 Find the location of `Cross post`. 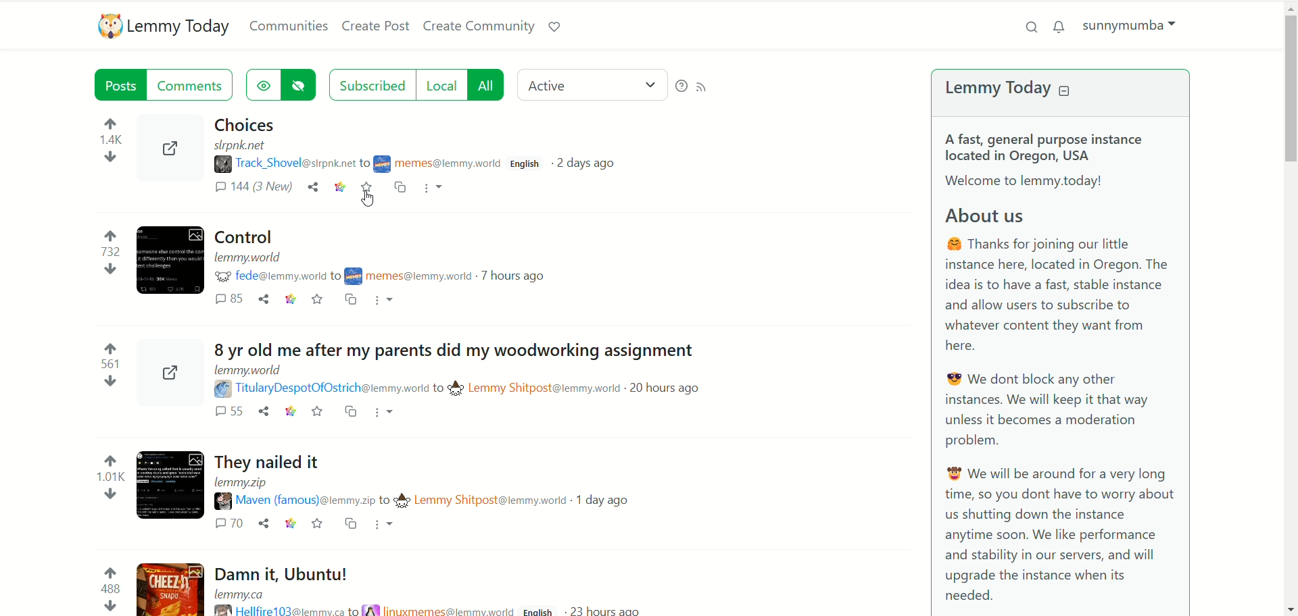

Cross post is located at coordinates (350, 299).